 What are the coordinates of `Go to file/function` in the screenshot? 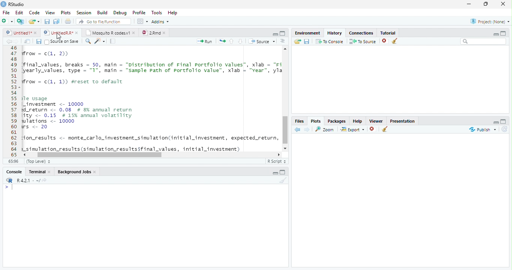 It's located at (103, 21).